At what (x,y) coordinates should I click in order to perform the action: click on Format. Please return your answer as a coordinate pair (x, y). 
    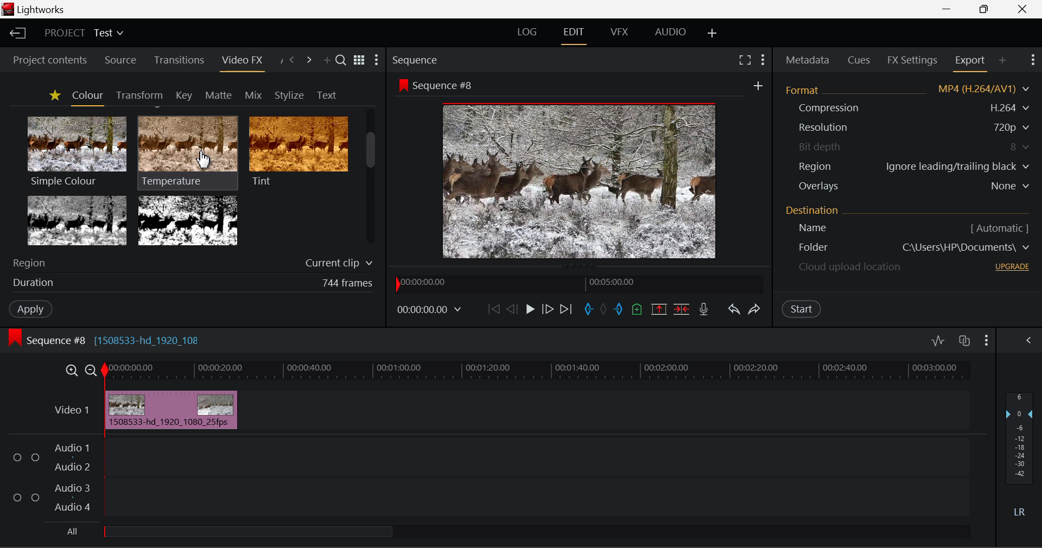
    Looking at the image, I should click on (805, 89).